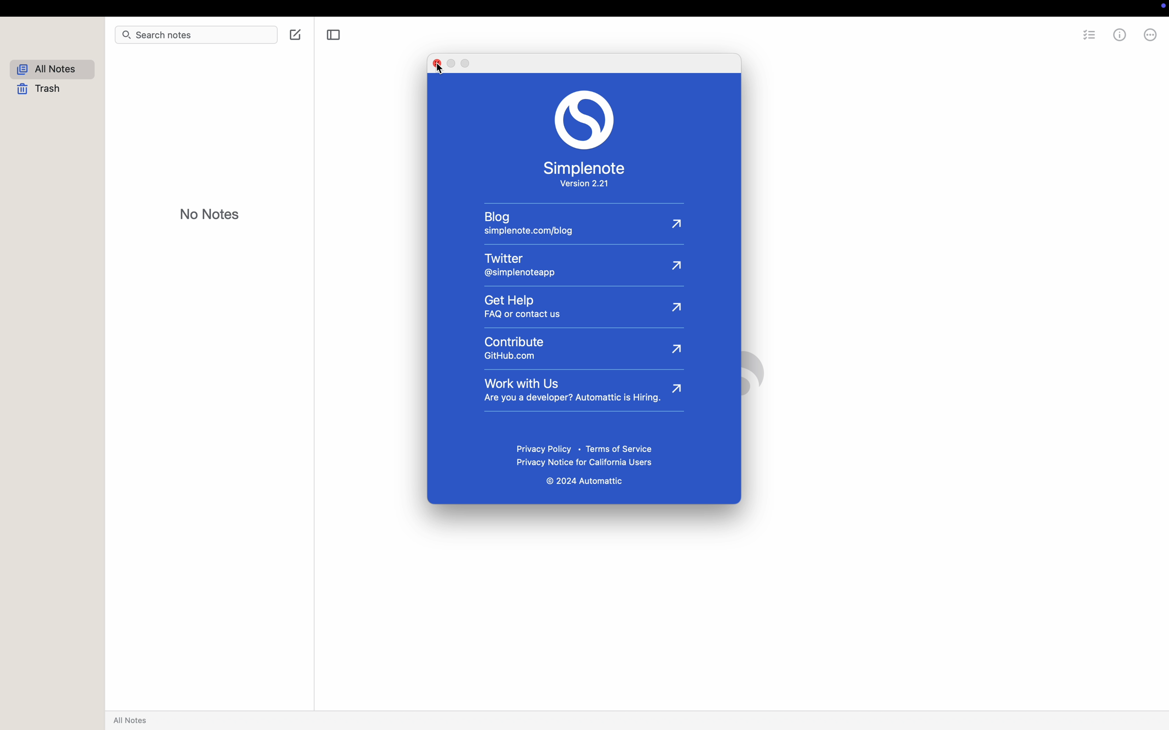 The height and width of the screenshot is (730, 1169). I want to click on close Simplenote, so click(9, 27).